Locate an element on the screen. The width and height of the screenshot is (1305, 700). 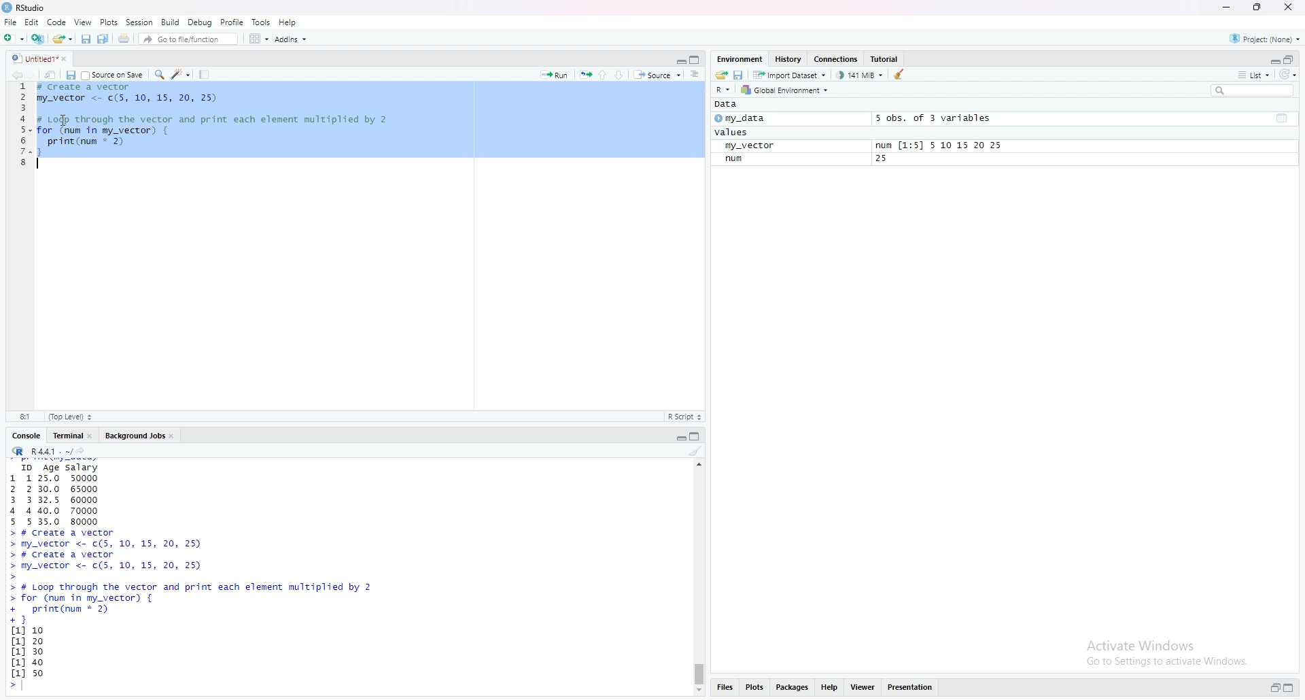
expand is located at coordinates (1273, 60).